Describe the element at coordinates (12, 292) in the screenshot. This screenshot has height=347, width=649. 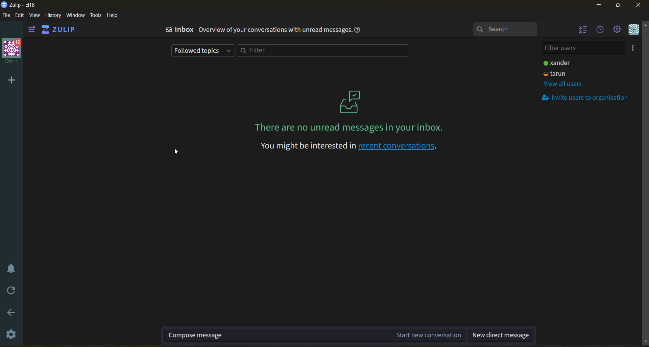
I see `reload` at that location.